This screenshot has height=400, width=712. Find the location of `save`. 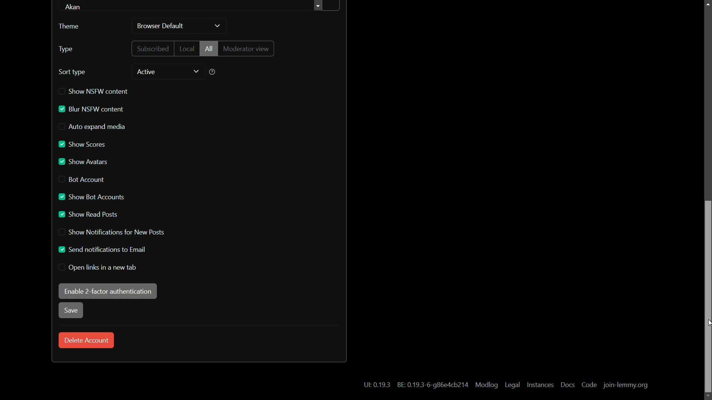

save is located at coordinates (70, 311).